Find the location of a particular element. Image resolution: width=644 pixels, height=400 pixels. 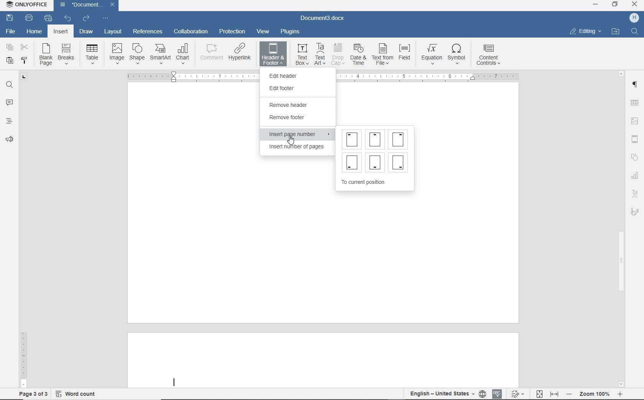

cursor is located at coordinates (292, 140).